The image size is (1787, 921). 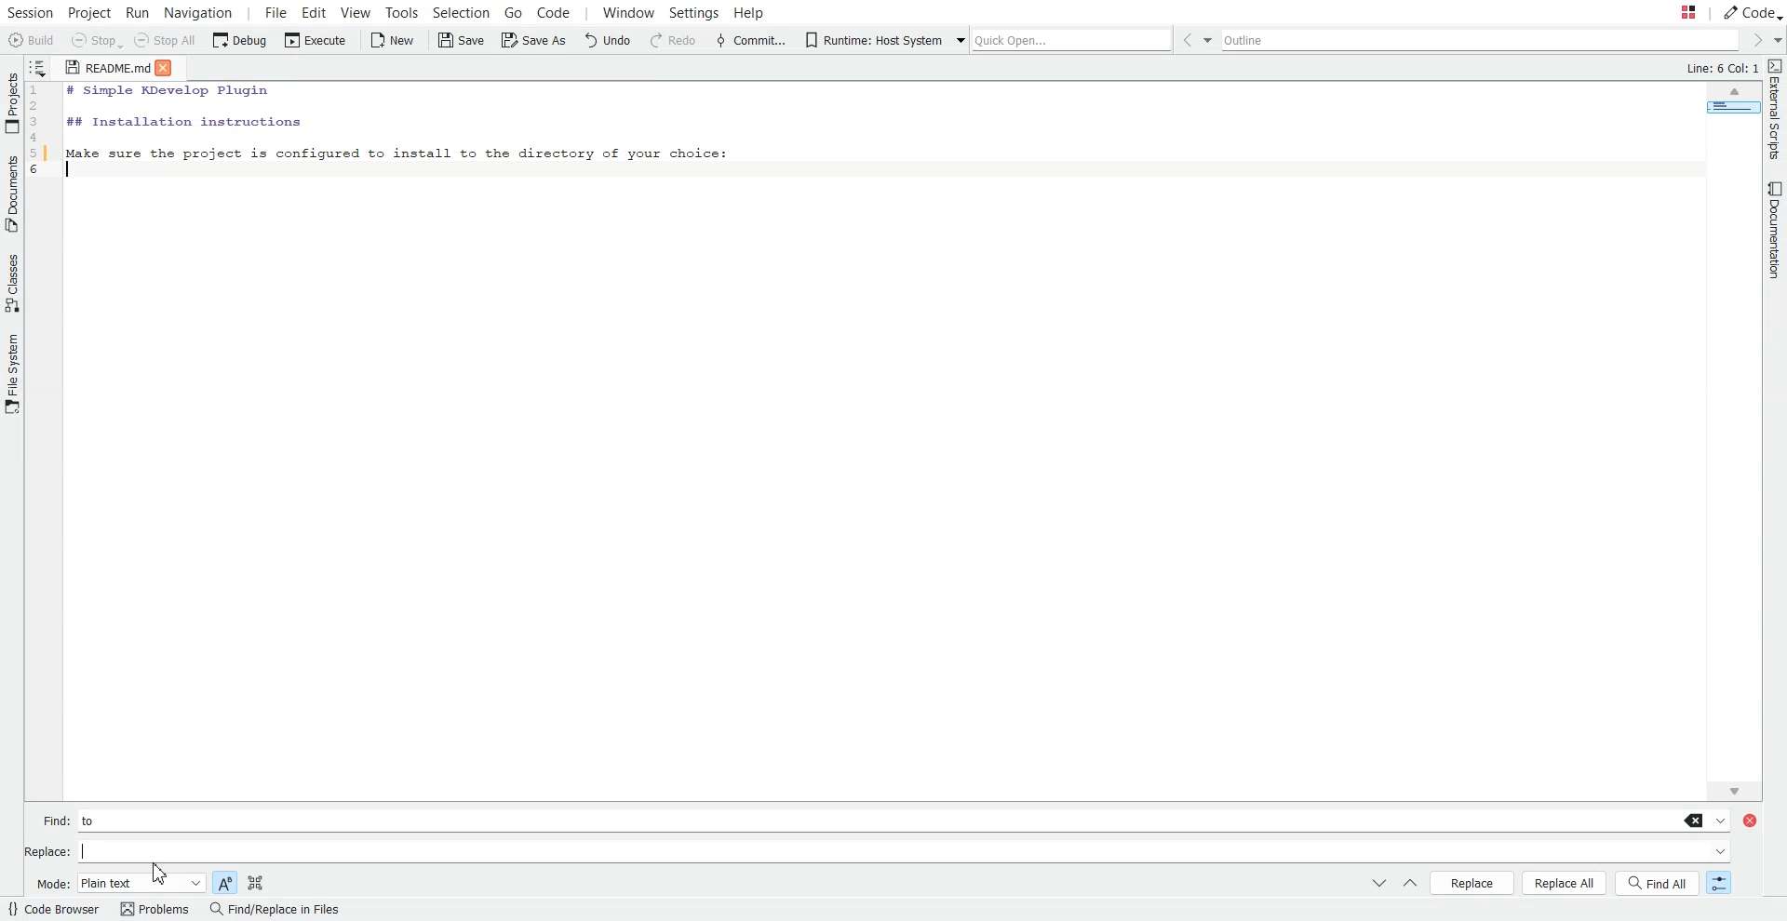 What do you see at coordinates (118, 883) in the screenshot?
I see `Mode: Plain text` at bounding box center [118, 883].